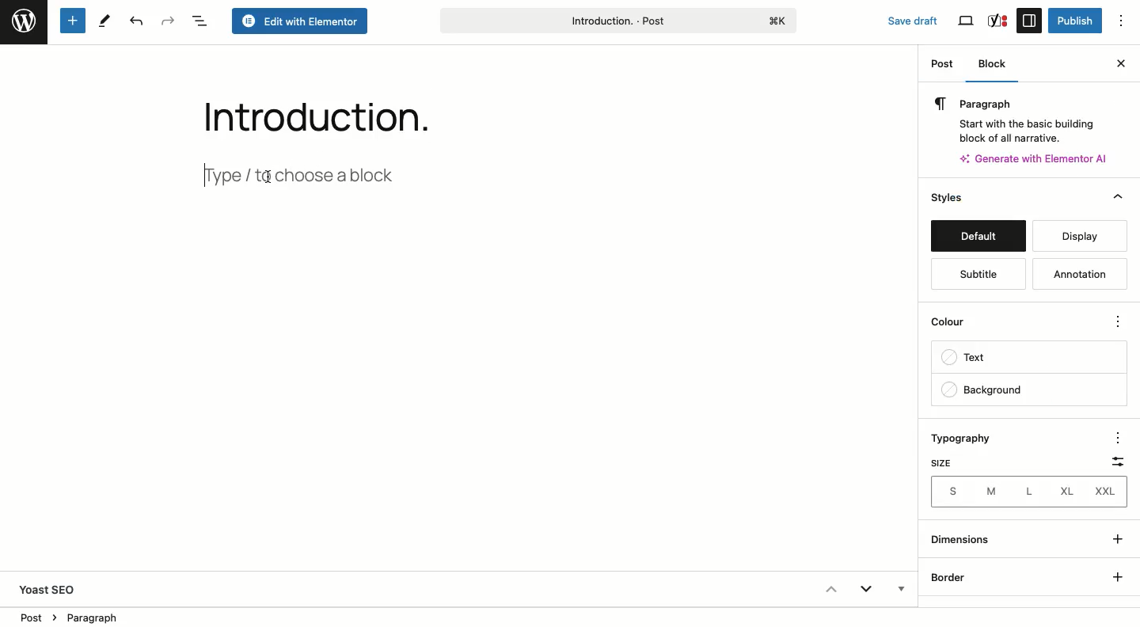 This screenshot has height=627, width=1140. What do you see at coordinates (135, 22) in the screenshot?
I see `Undo` at bounding box center [135, 22].